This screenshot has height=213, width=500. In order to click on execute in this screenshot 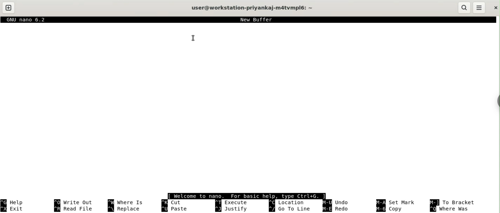, I will do `click(231, 202)`.